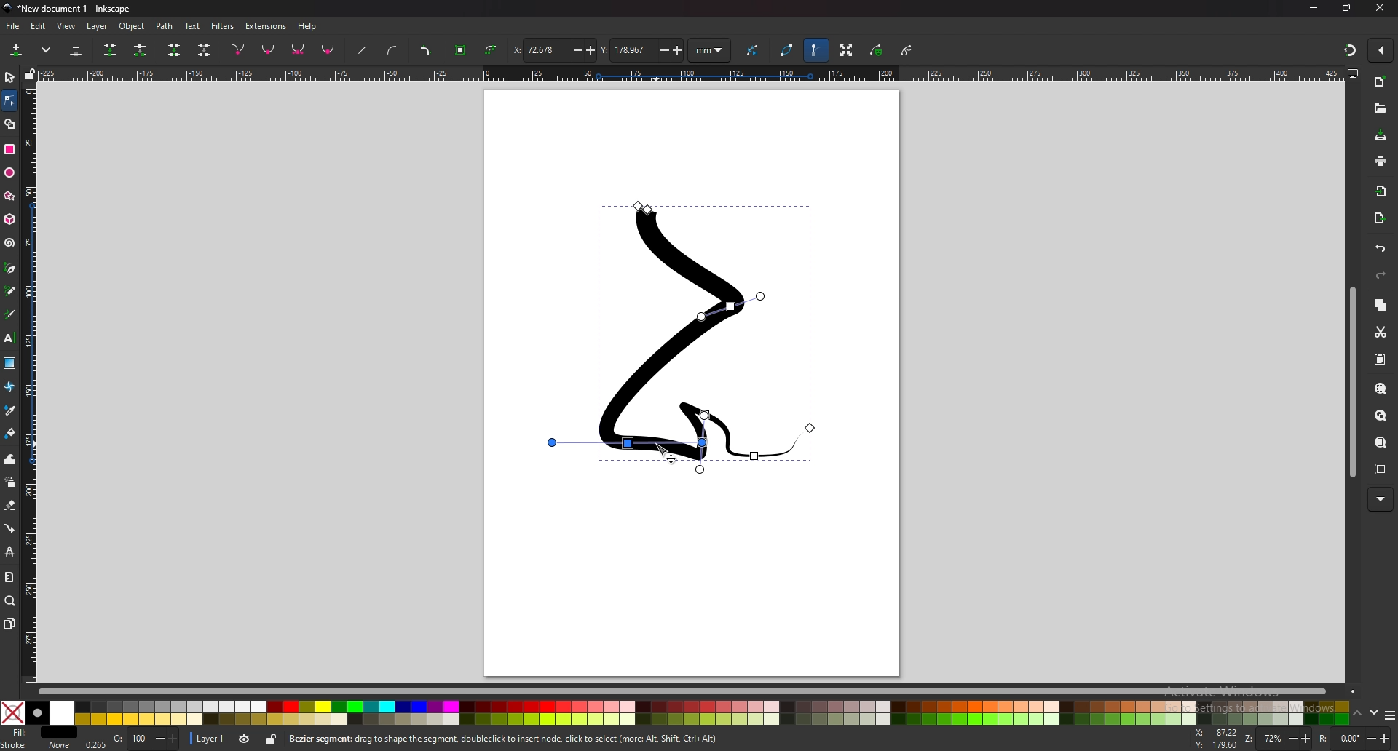 Image resolution: width=1398 pixels, height=751 pixels. I want to click on join endnotes with new segment, so click(175, 51).